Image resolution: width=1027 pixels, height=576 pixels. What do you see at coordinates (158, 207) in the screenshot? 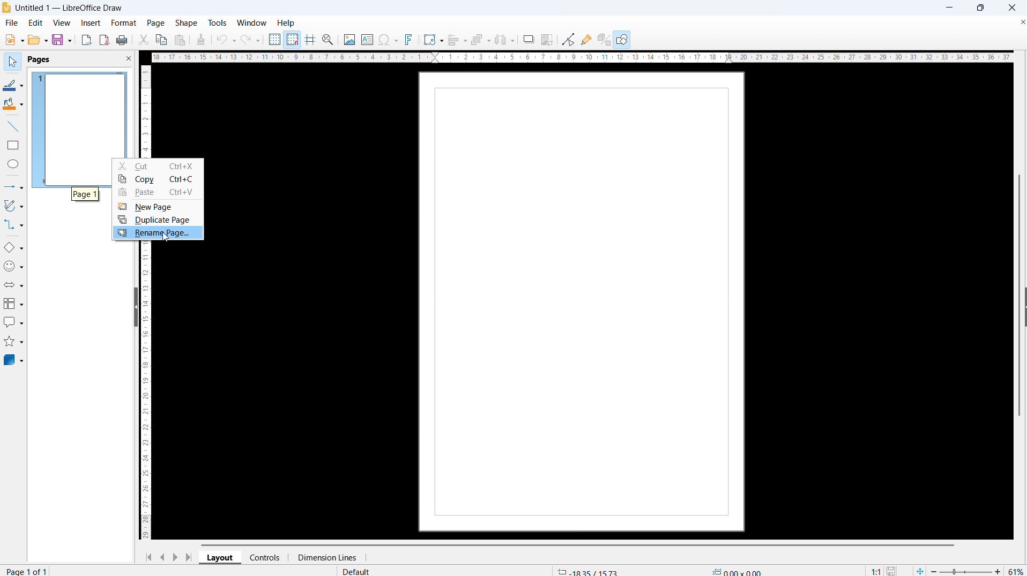
I see `new page` at bounding box center [158, 207].